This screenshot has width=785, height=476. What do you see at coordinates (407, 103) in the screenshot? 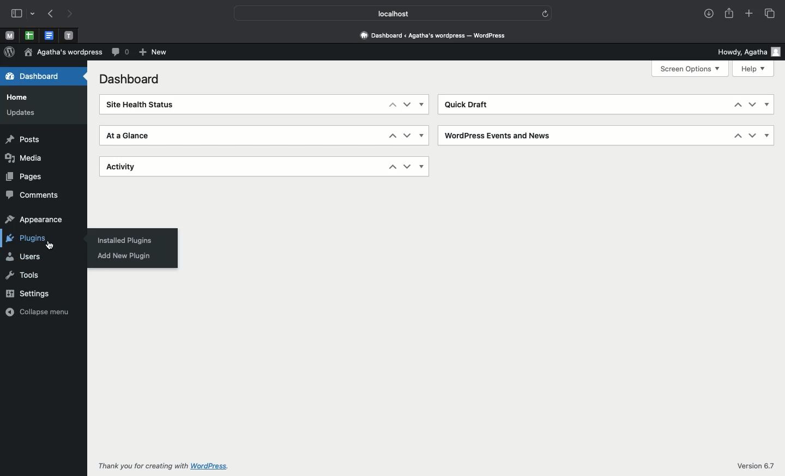
I see `Down` at bounding box center [407, 103].